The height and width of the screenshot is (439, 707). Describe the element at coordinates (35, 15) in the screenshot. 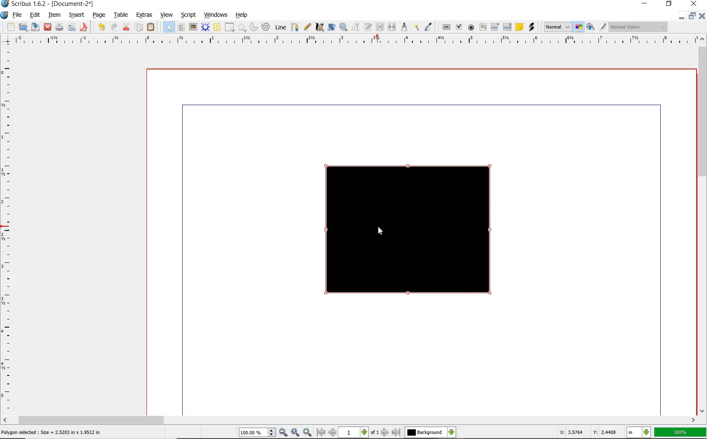

I see `edit` at that location.